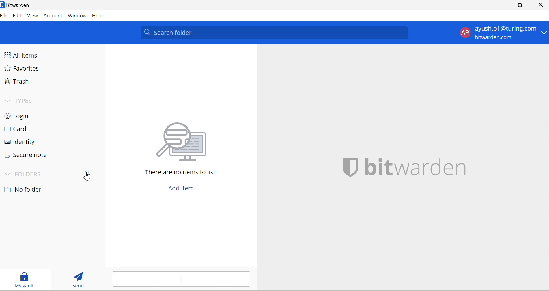  I want to click on All items, so click(24, 55).